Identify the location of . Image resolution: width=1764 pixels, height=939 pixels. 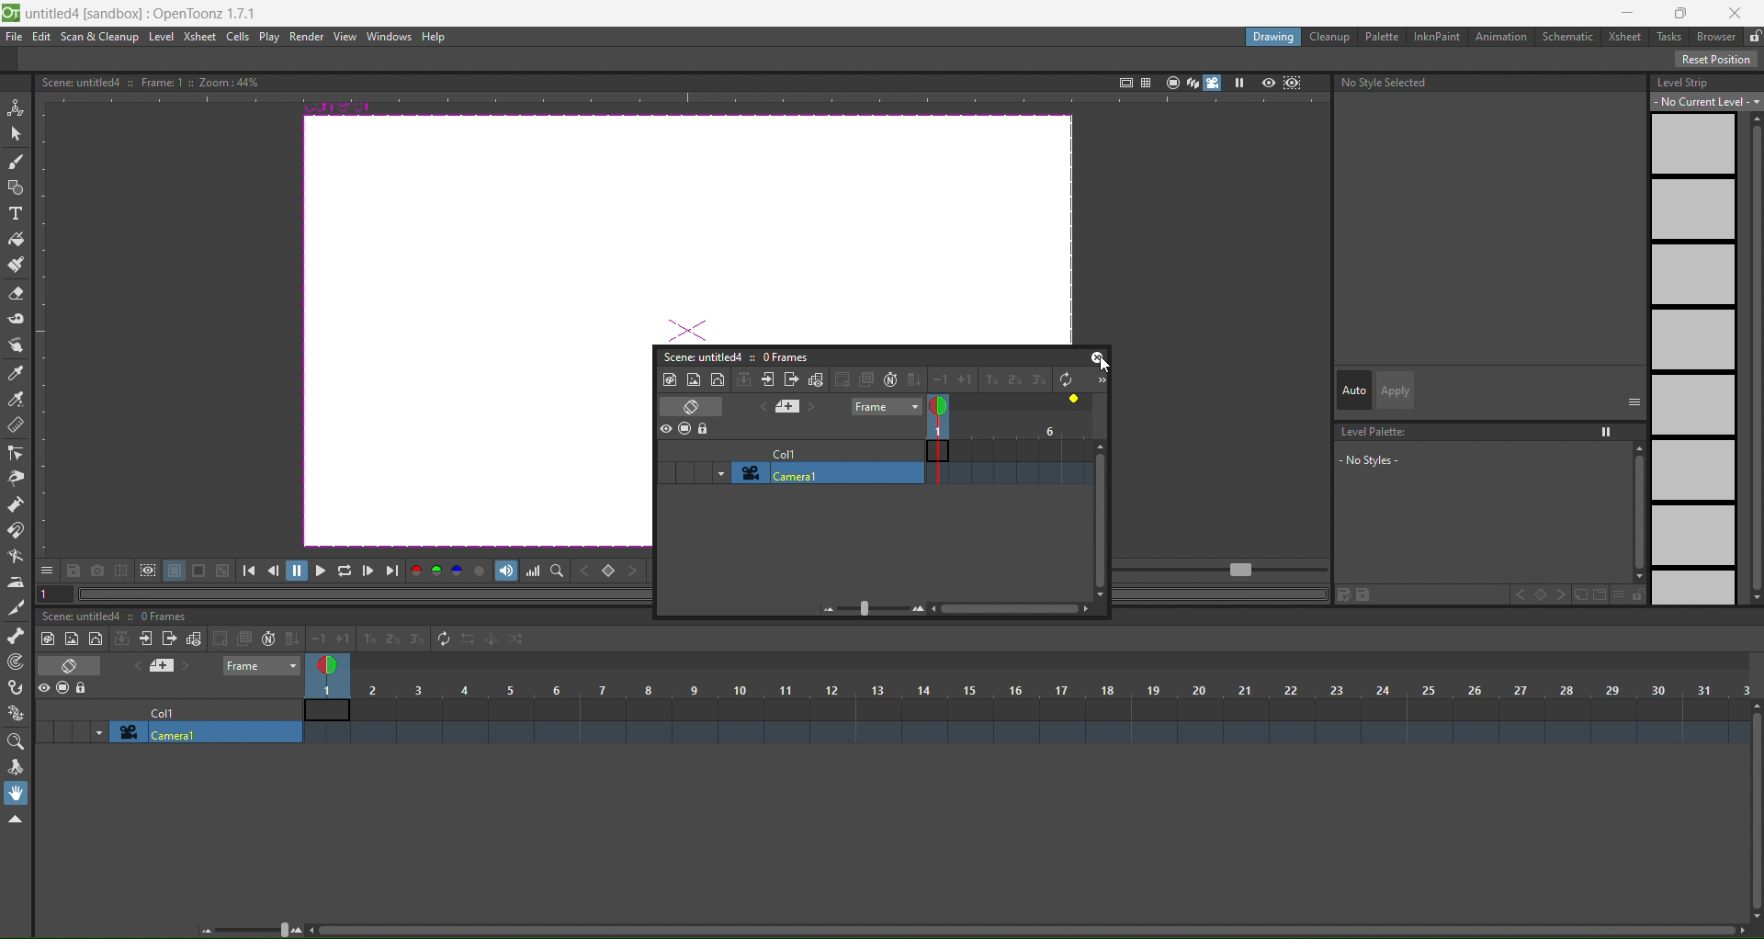
(788, 408).